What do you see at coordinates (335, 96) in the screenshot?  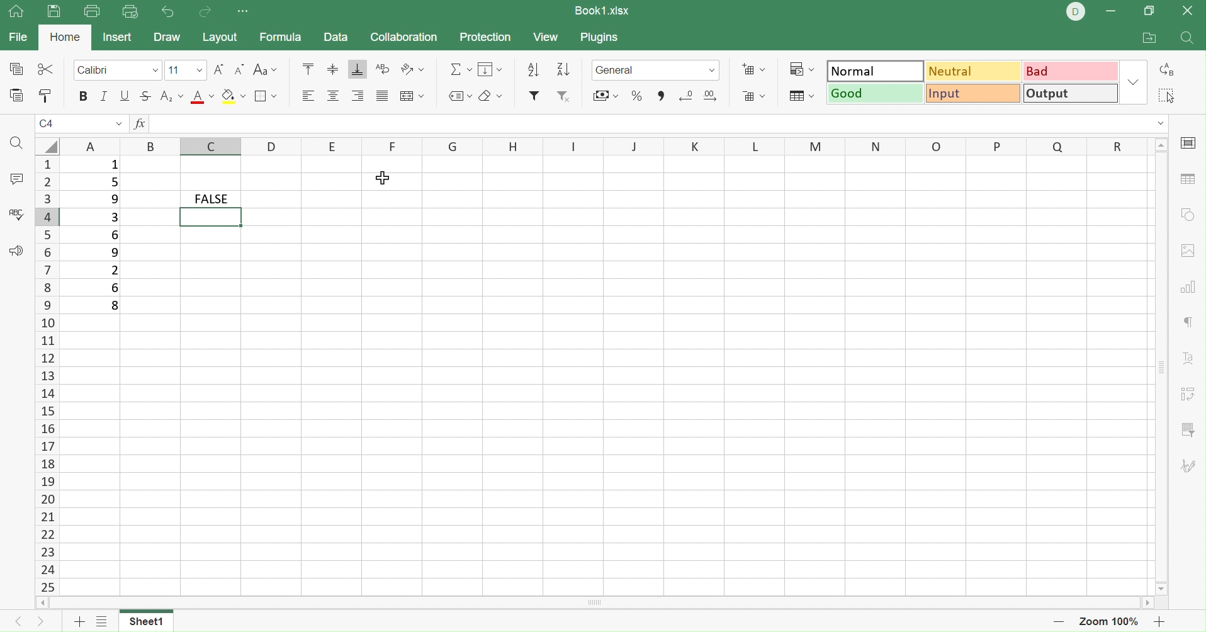 I see `Align middle` at bounding box center [335, 96].